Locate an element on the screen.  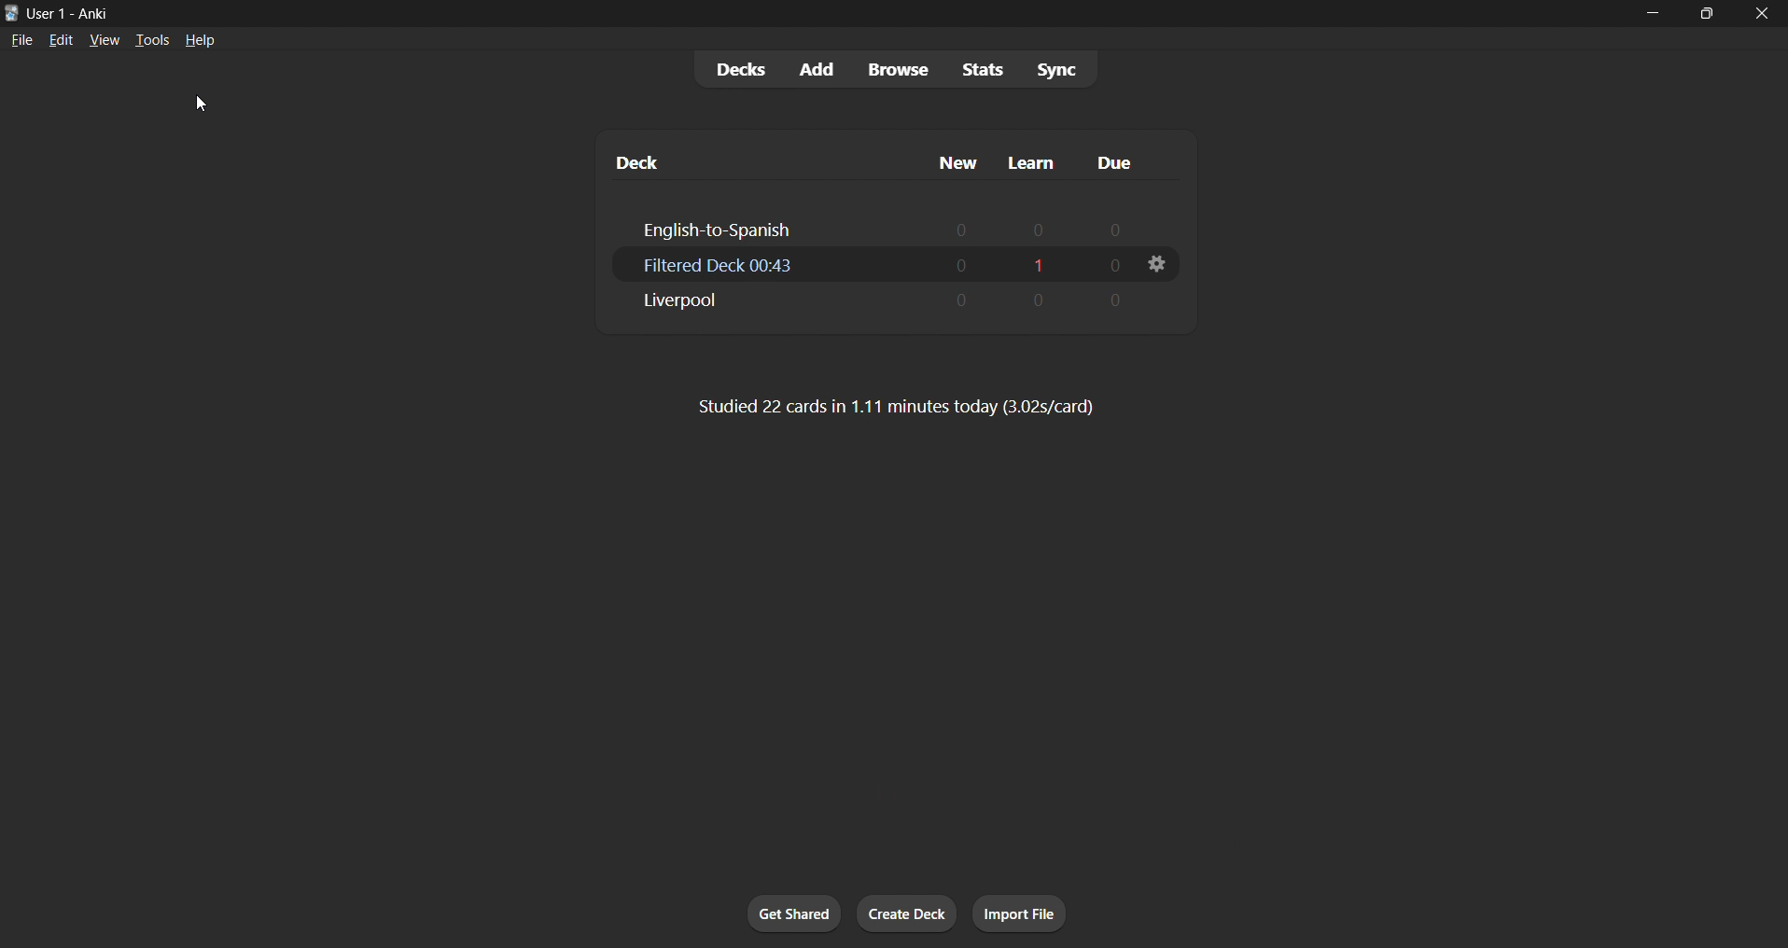
0 is located at coordinates (1115, 297).